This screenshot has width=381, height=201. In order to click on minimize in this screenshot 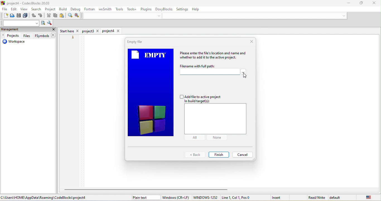, I will do `click(346, 3)`.